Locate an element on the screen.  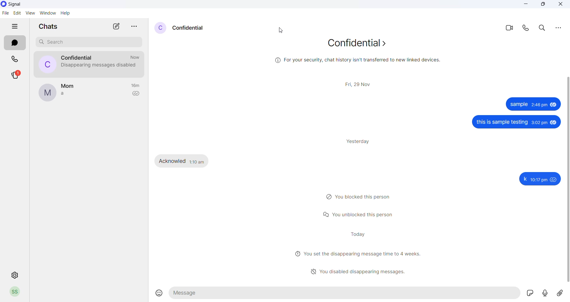
 is located at coordinates (516, 122).